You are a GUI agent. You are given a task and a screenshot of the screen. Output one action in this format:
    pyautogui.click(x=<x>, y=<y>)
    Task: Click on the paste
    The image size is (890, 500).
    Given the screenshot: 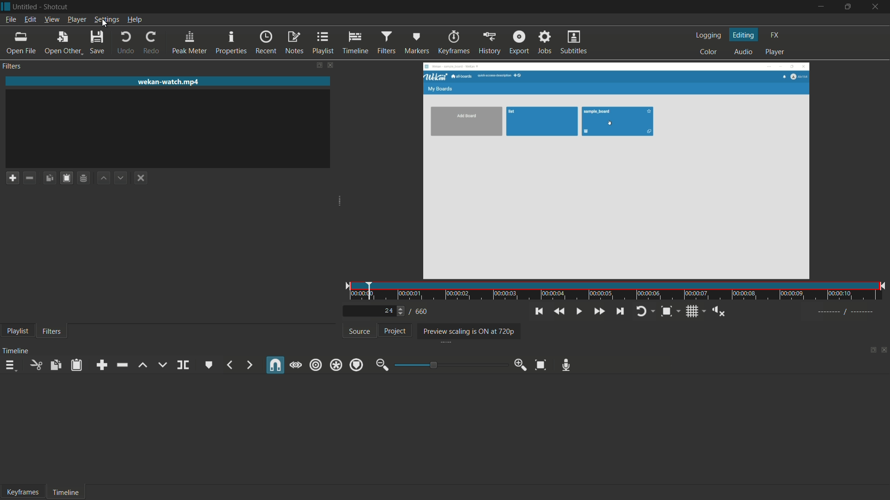 What is the action you would take?
    pyautogui.click(x=77, y=365)
    